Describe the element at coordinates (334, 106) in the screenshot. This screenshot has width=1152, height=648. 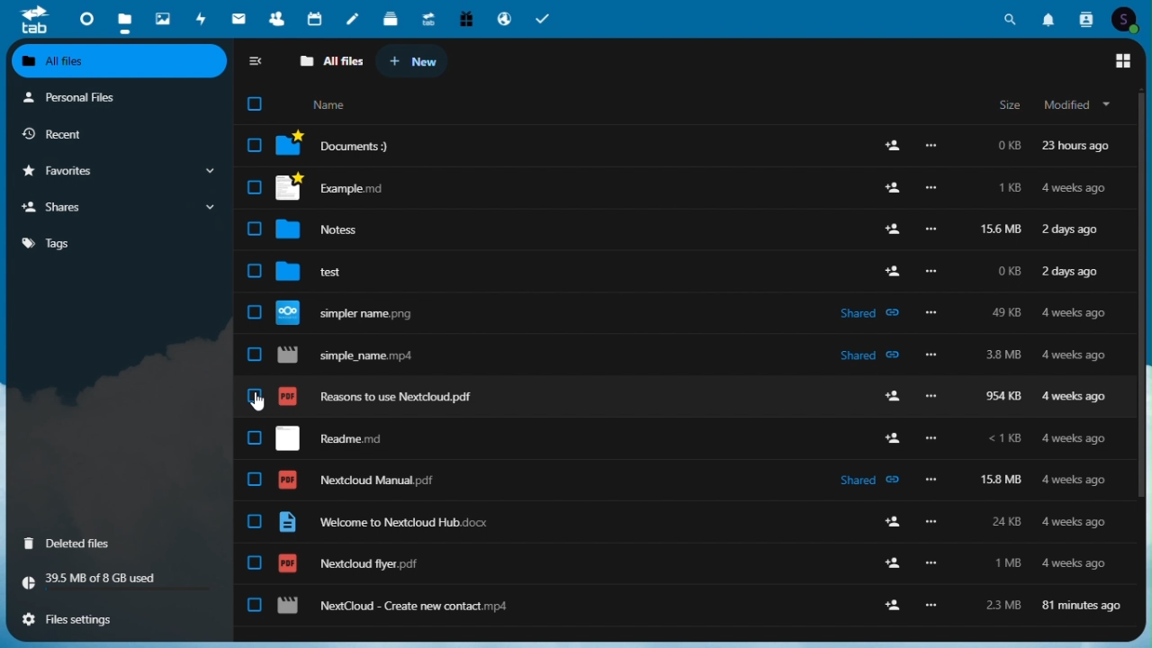
I see `name` at that location.